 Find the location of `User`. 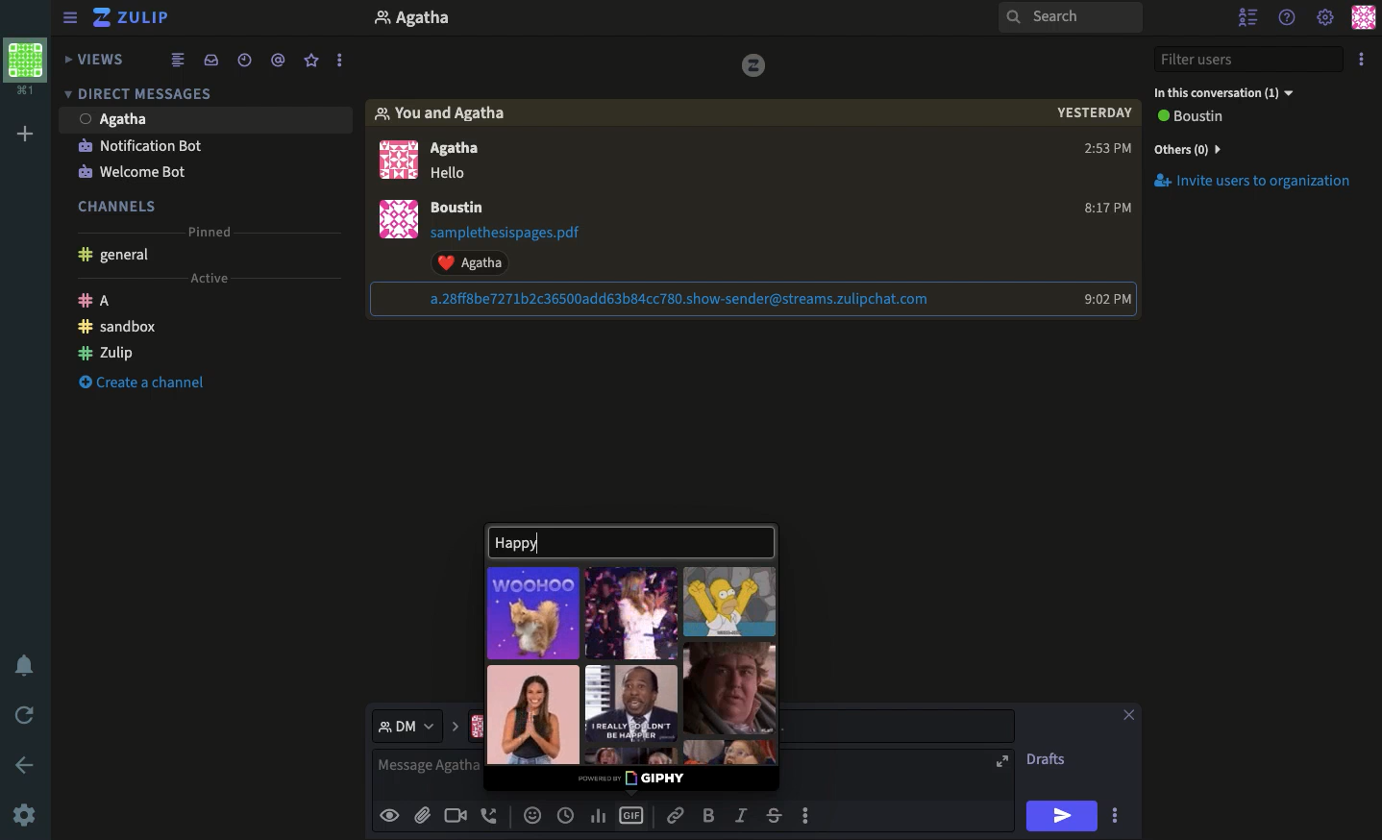

User is located at coordinates (469, 161).